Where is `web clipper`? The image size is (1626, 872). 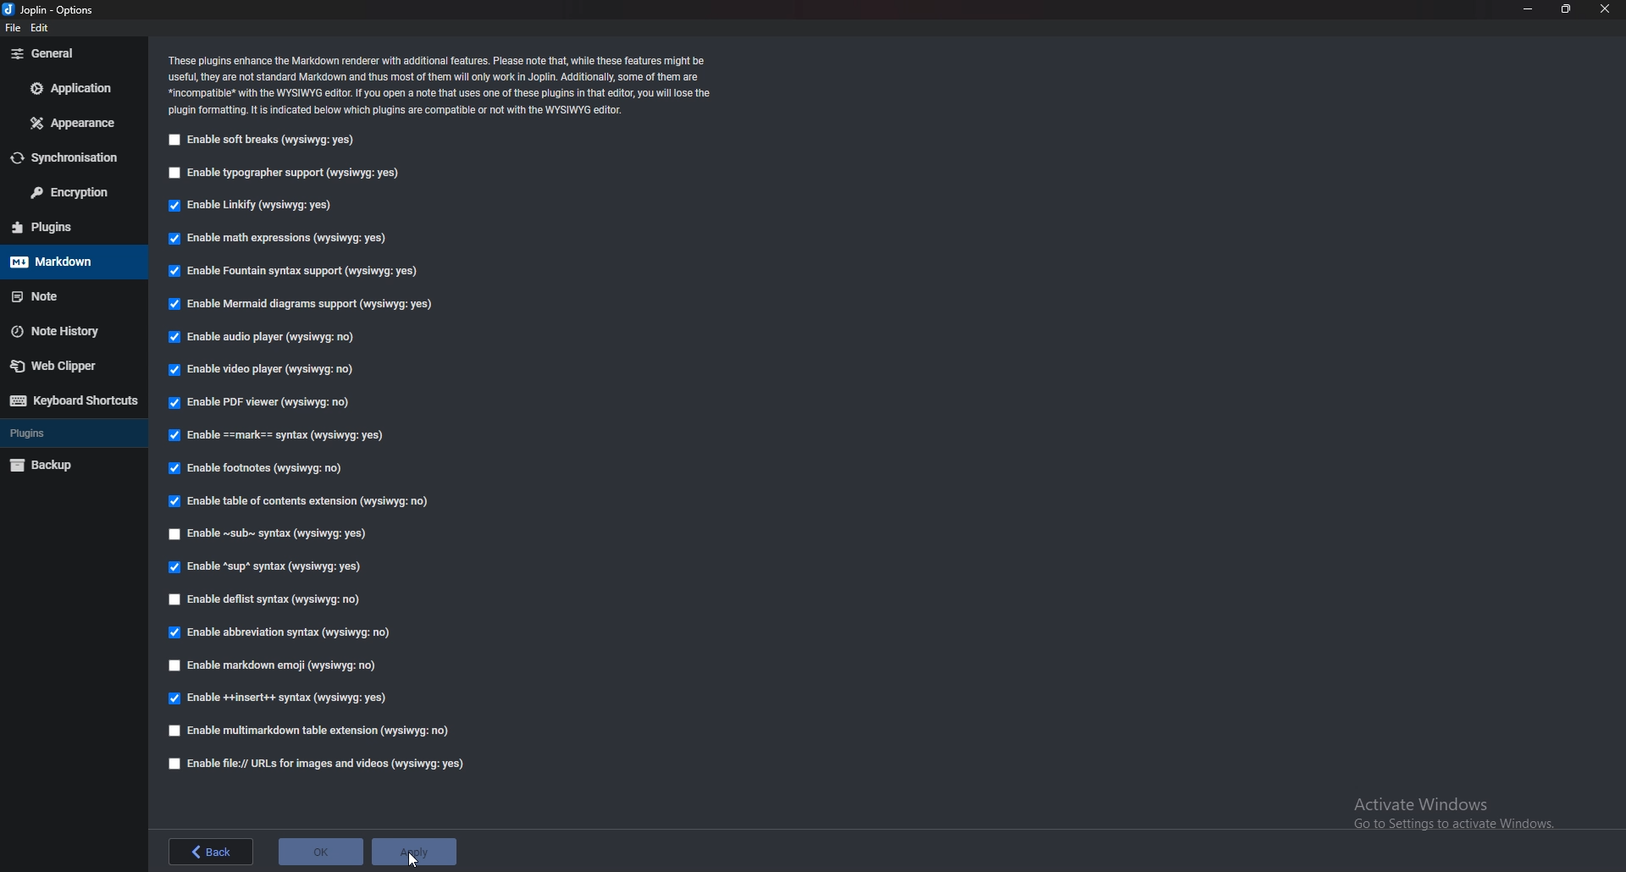
web clipper is located at coordinates (74, 366).